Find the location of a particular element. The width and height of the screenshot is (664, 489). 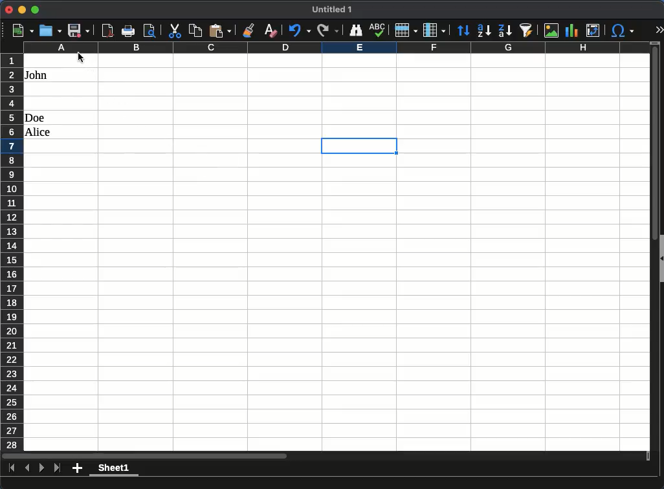

paste is located at coordinates (220, 30).